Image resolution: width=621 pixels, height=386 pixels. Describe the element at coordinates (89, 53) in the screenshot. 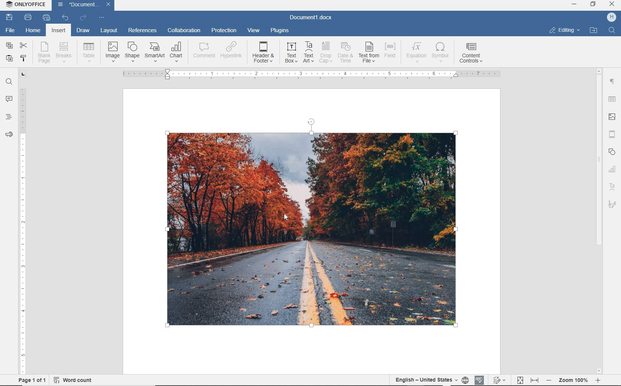

I see `table` at that location.